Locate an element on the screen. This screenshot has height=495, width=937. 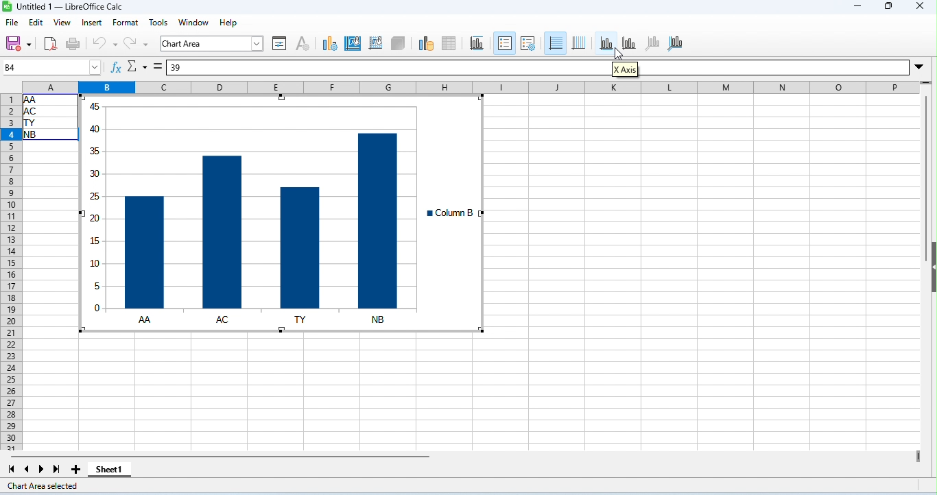
= is located at coordinates (158, 66).